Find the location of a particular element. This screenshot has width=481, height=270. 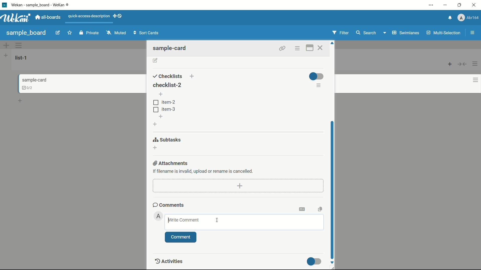

comment is located at coordinates (181, 237).